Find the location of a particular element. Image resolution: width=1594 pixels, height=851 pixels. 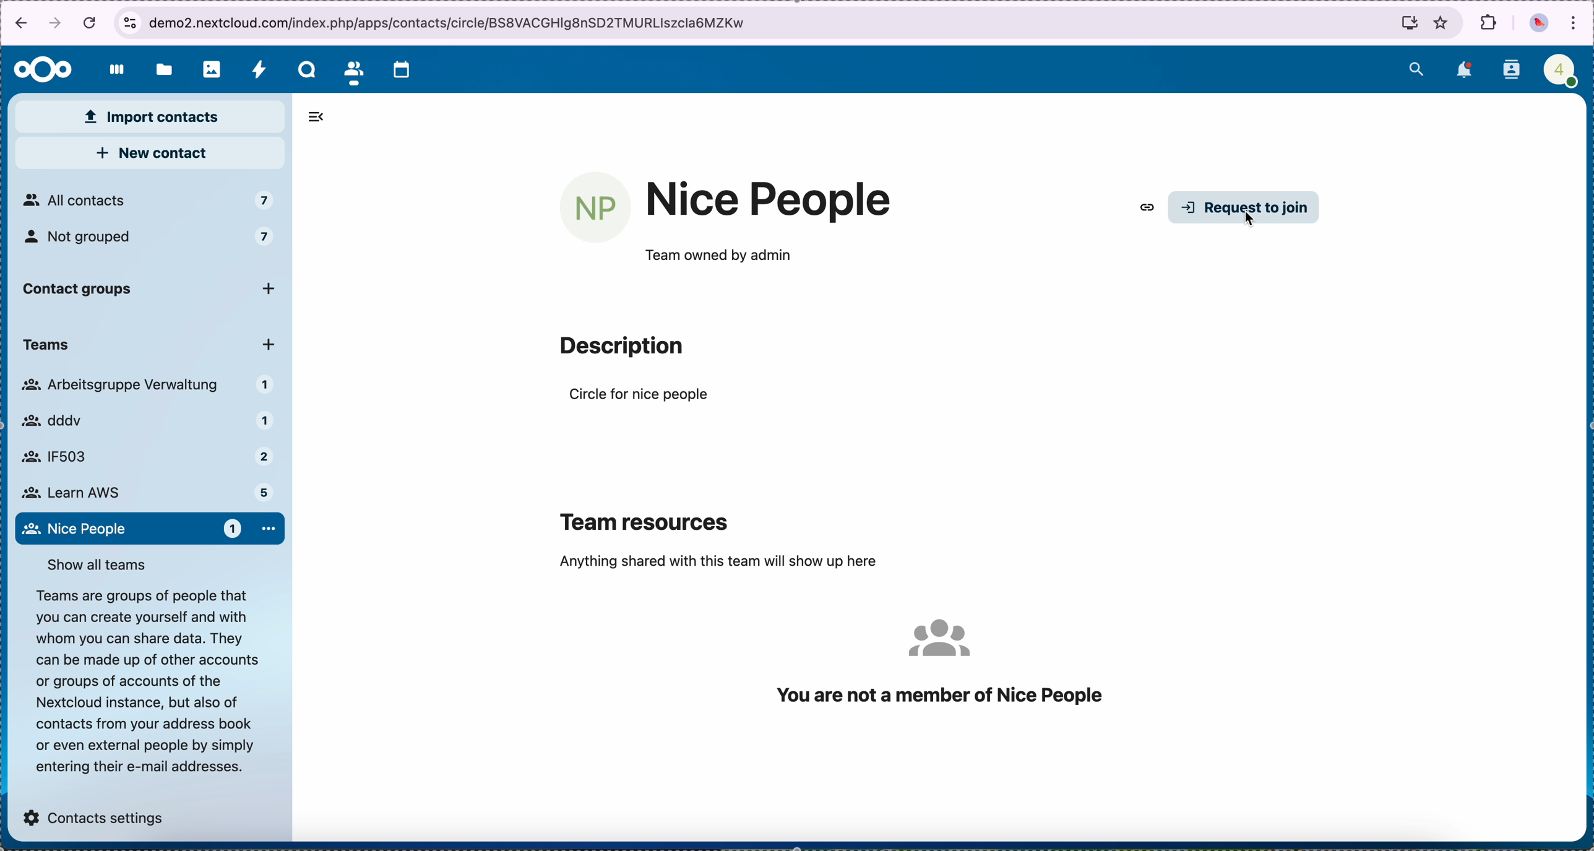

user profile is located at coordinates (1558, 69).